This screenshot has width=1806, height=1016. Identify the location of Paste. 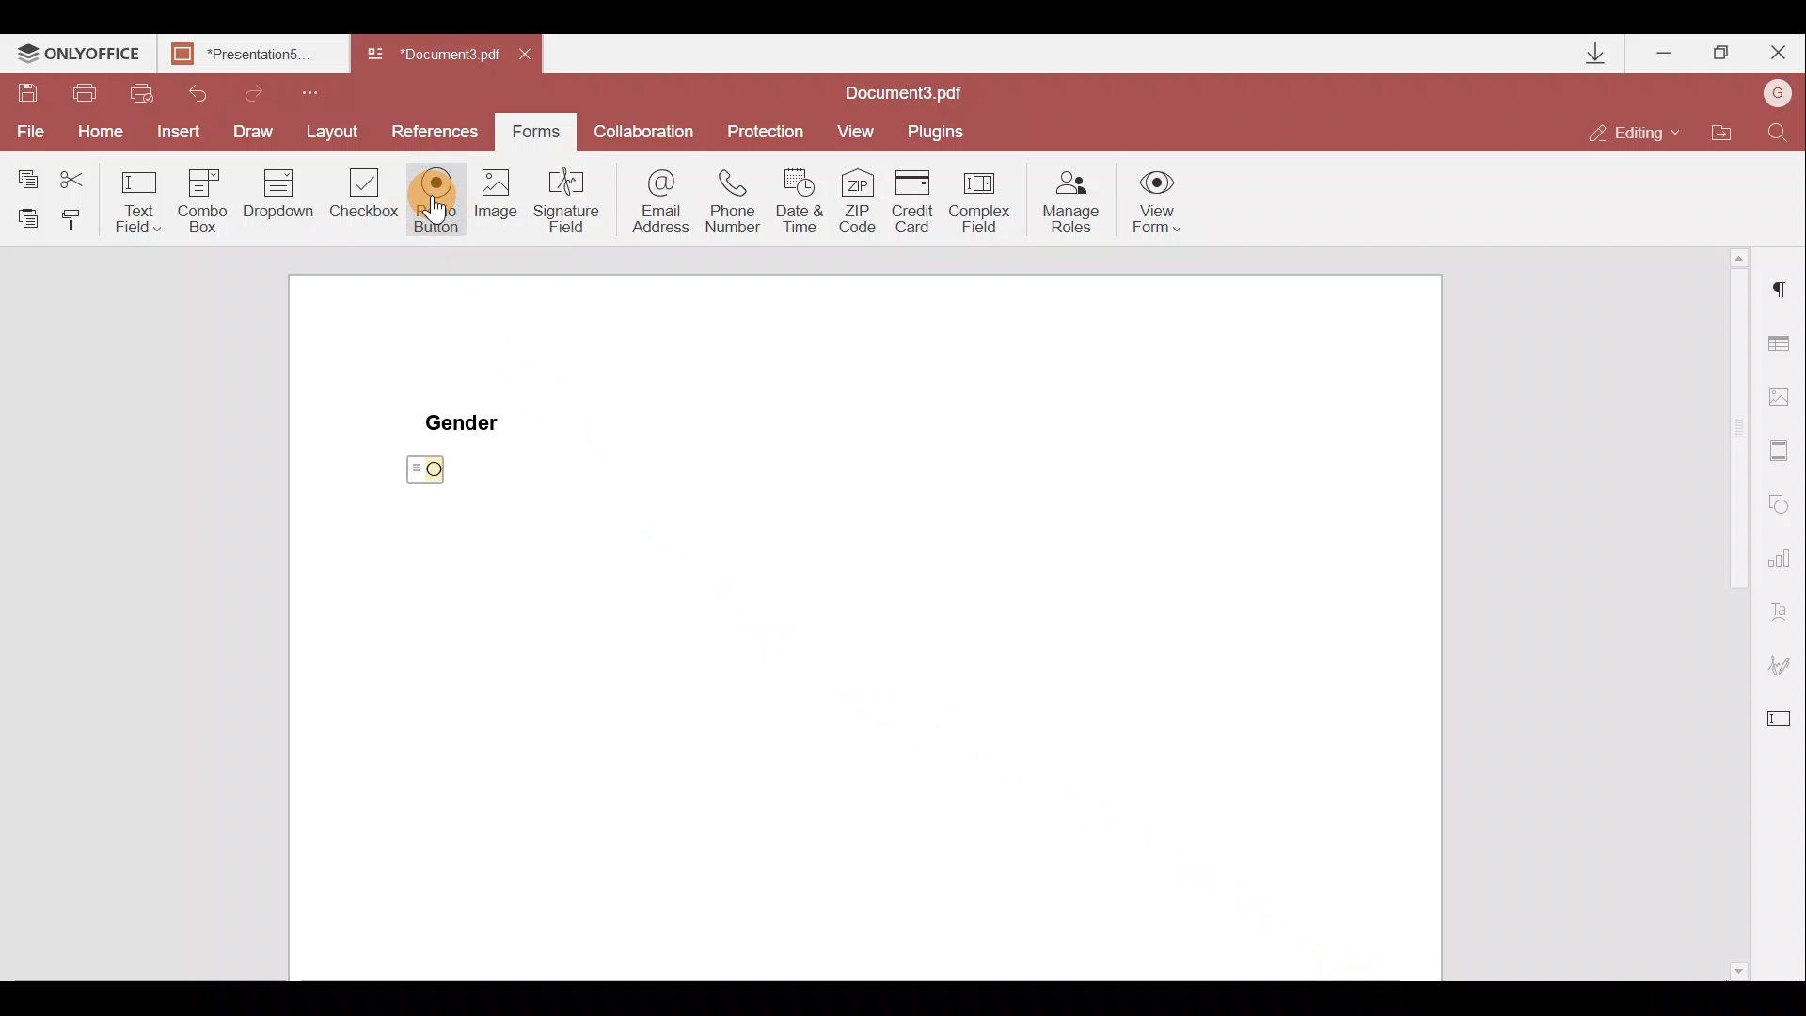
(24, 215).